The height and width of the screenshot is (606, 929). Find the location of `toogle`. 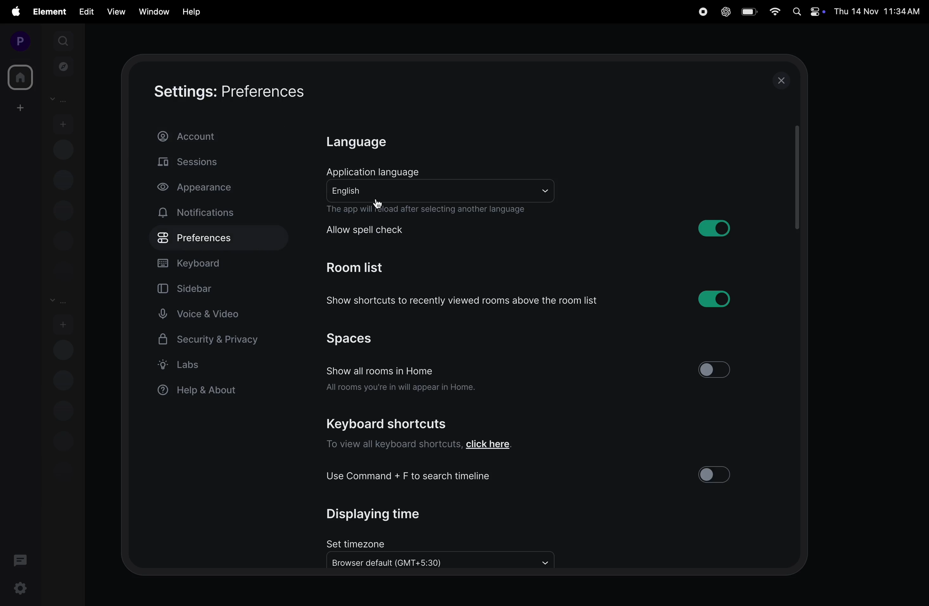

toogle is located at coordinates (717, 473).